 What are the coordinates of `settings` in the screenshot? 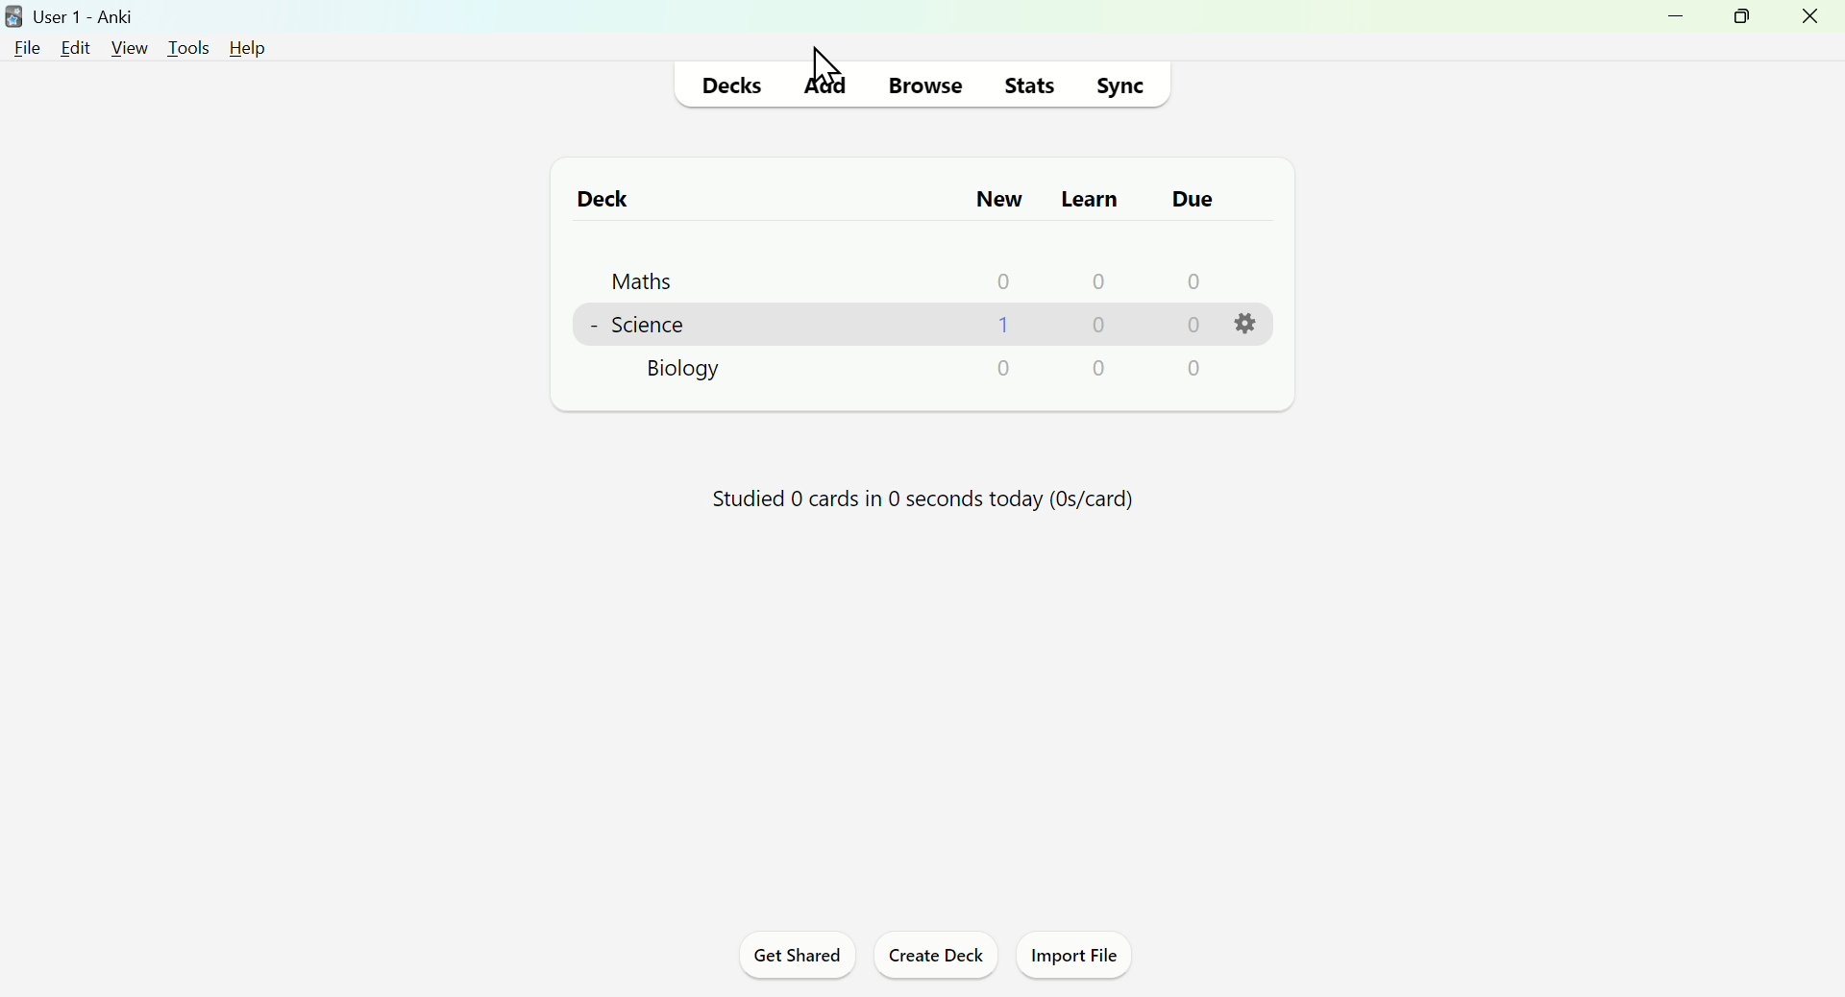 It's located at (1096, 368).